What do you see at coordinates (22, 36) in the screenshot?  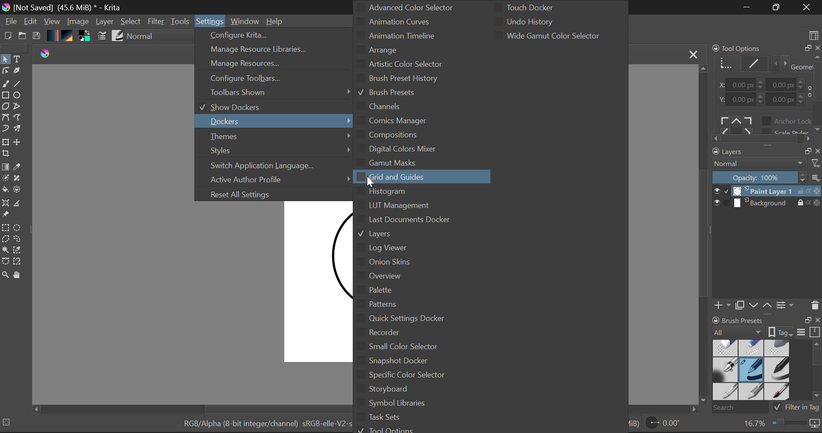 I see `Open` at bounding box center [22, 36].